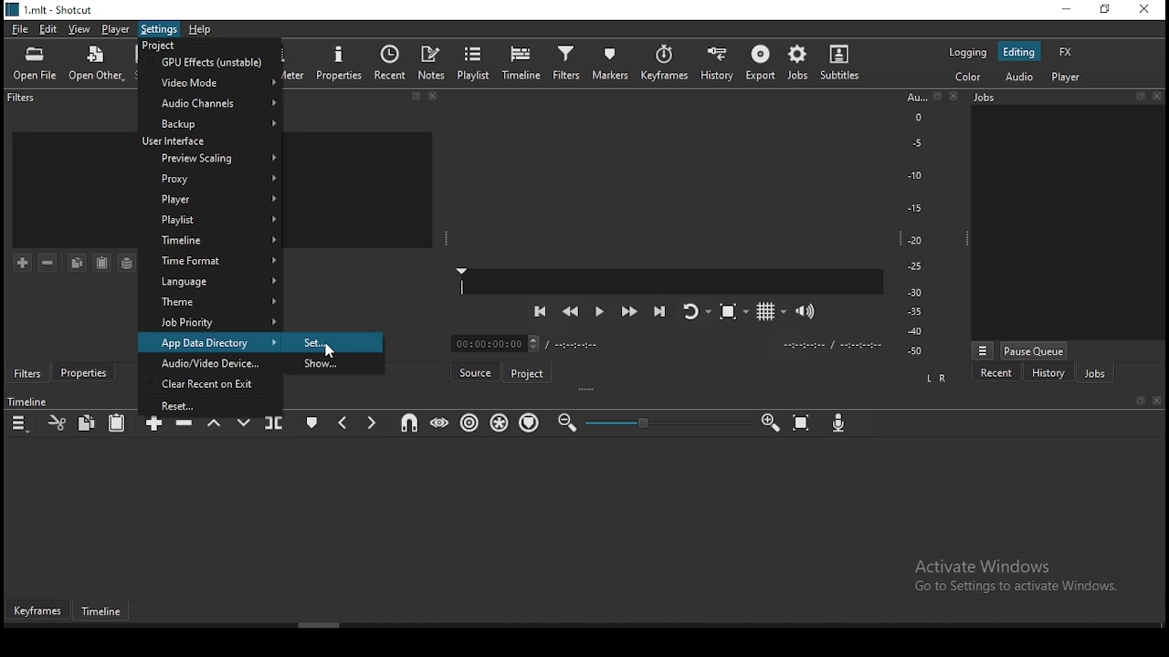 Image resolution: width=1169 pixels, height=657 pixels. What do you see at coordinates (437, 99) in the screenshot?
I see `close` at bounding box center [437, 99].